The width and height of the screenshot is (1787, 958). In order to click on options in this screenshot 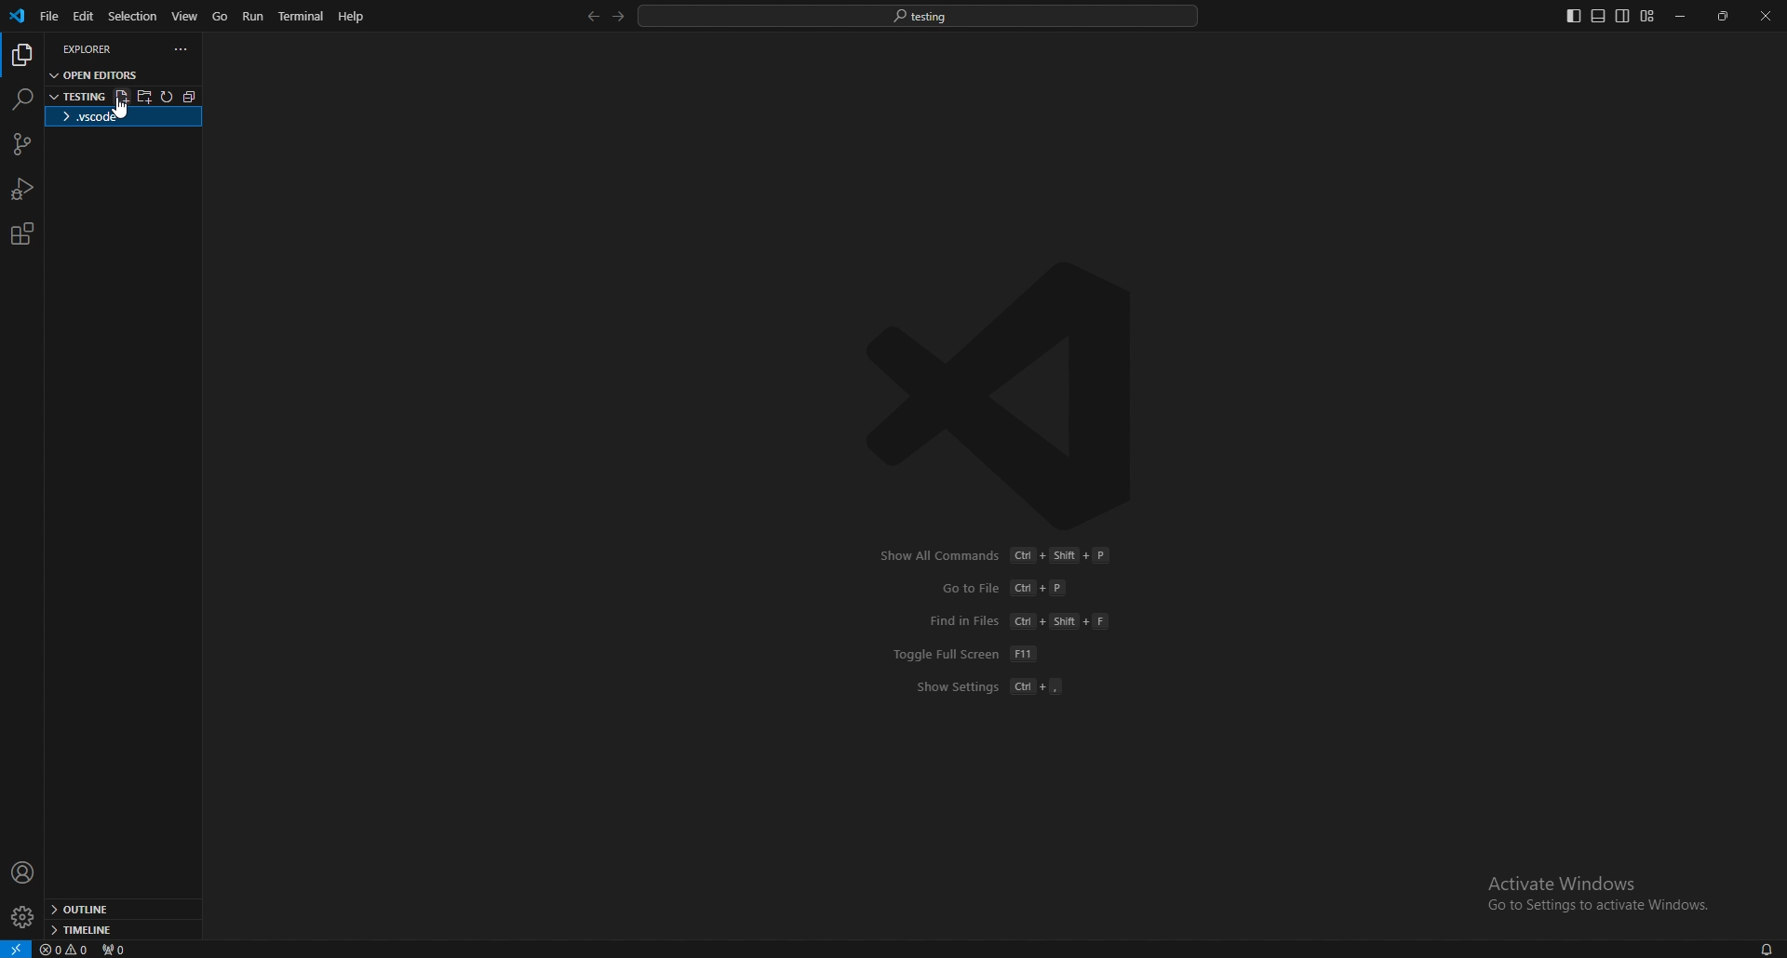, I will do `click(181, 49)`.